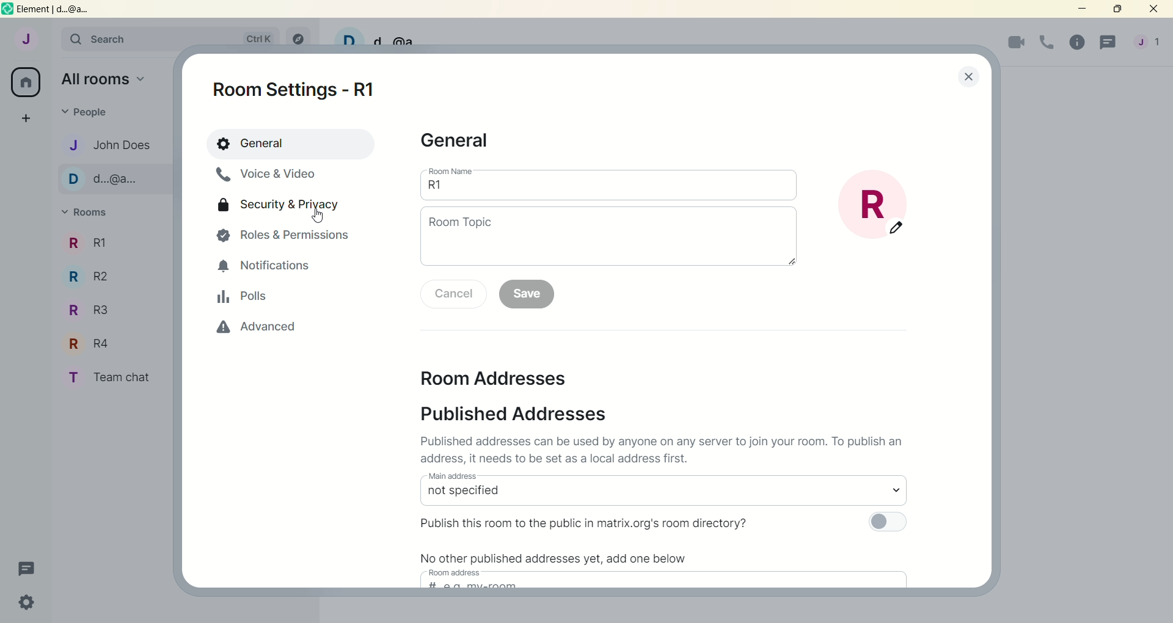 Image resolution: width=1173 pixels, height=623 pixels. What do you see at coordinates (1084, 10) in the screenshot?
I see `minimize` at bounding box center [1084, 10].